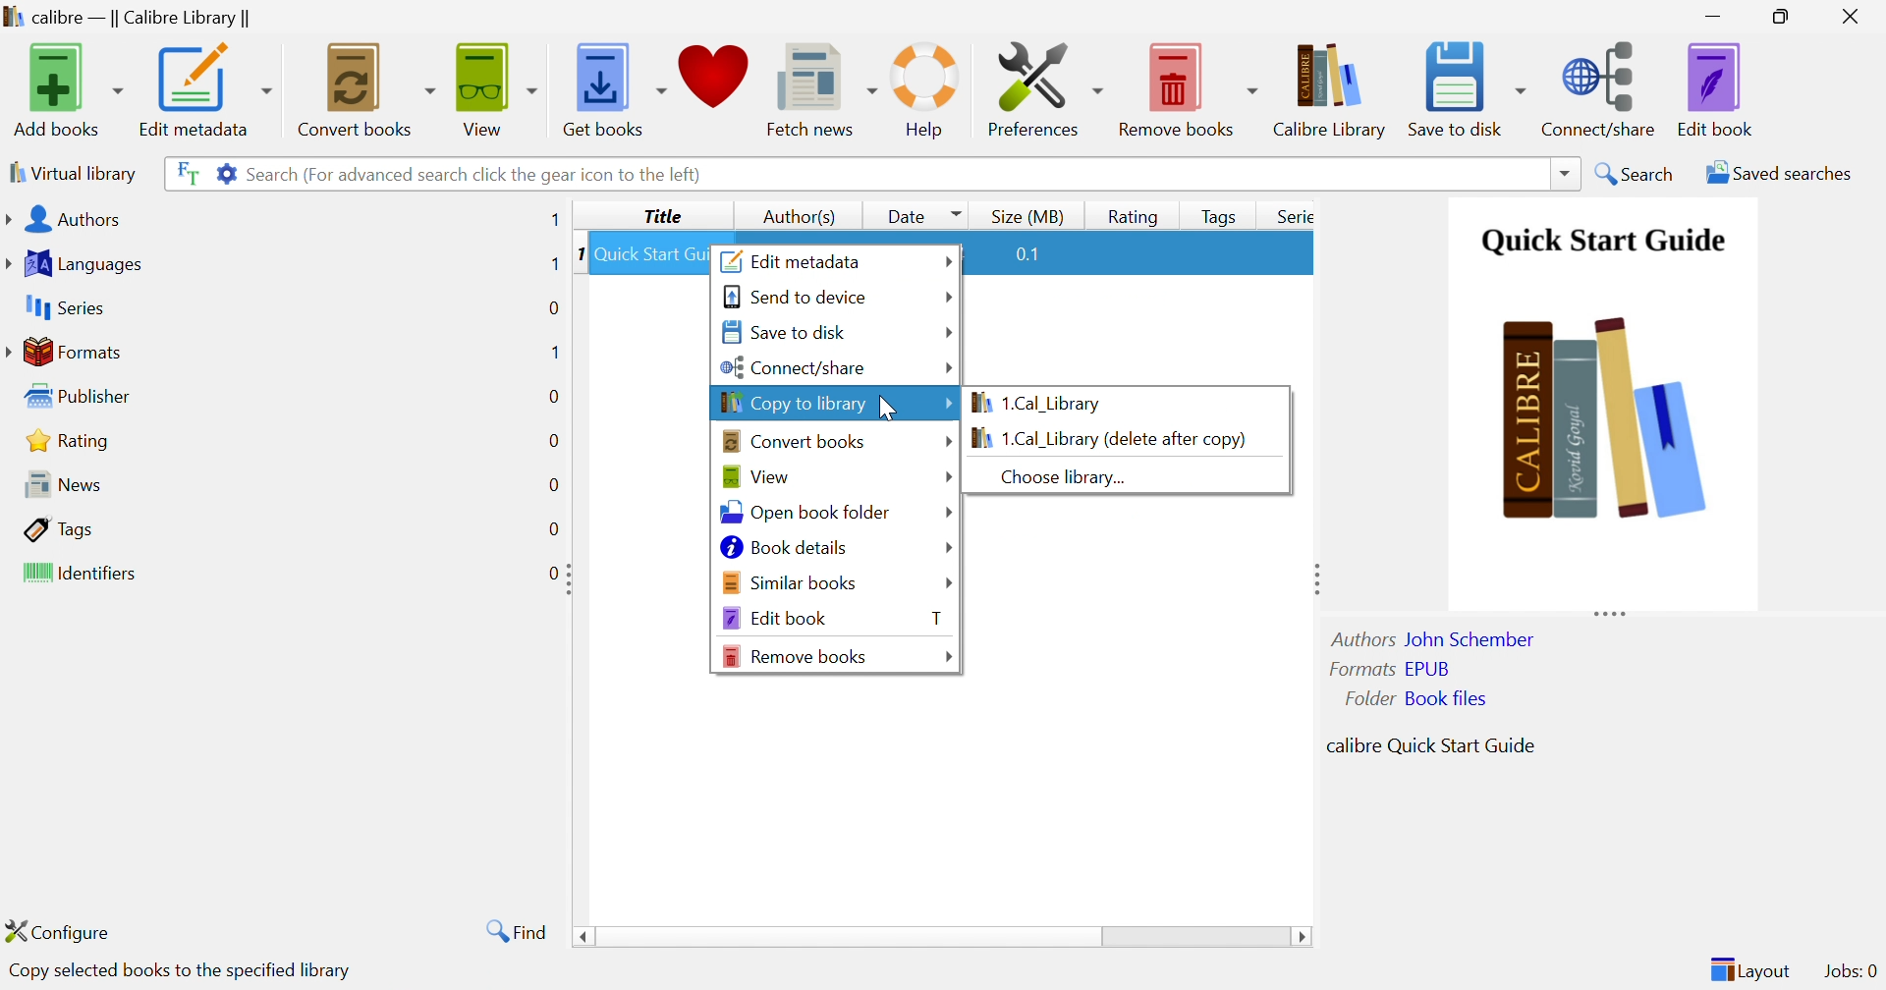  What do you see at coordinates (751, 473) in the screenshot?
I see `View` at bounding box center [751, 473].